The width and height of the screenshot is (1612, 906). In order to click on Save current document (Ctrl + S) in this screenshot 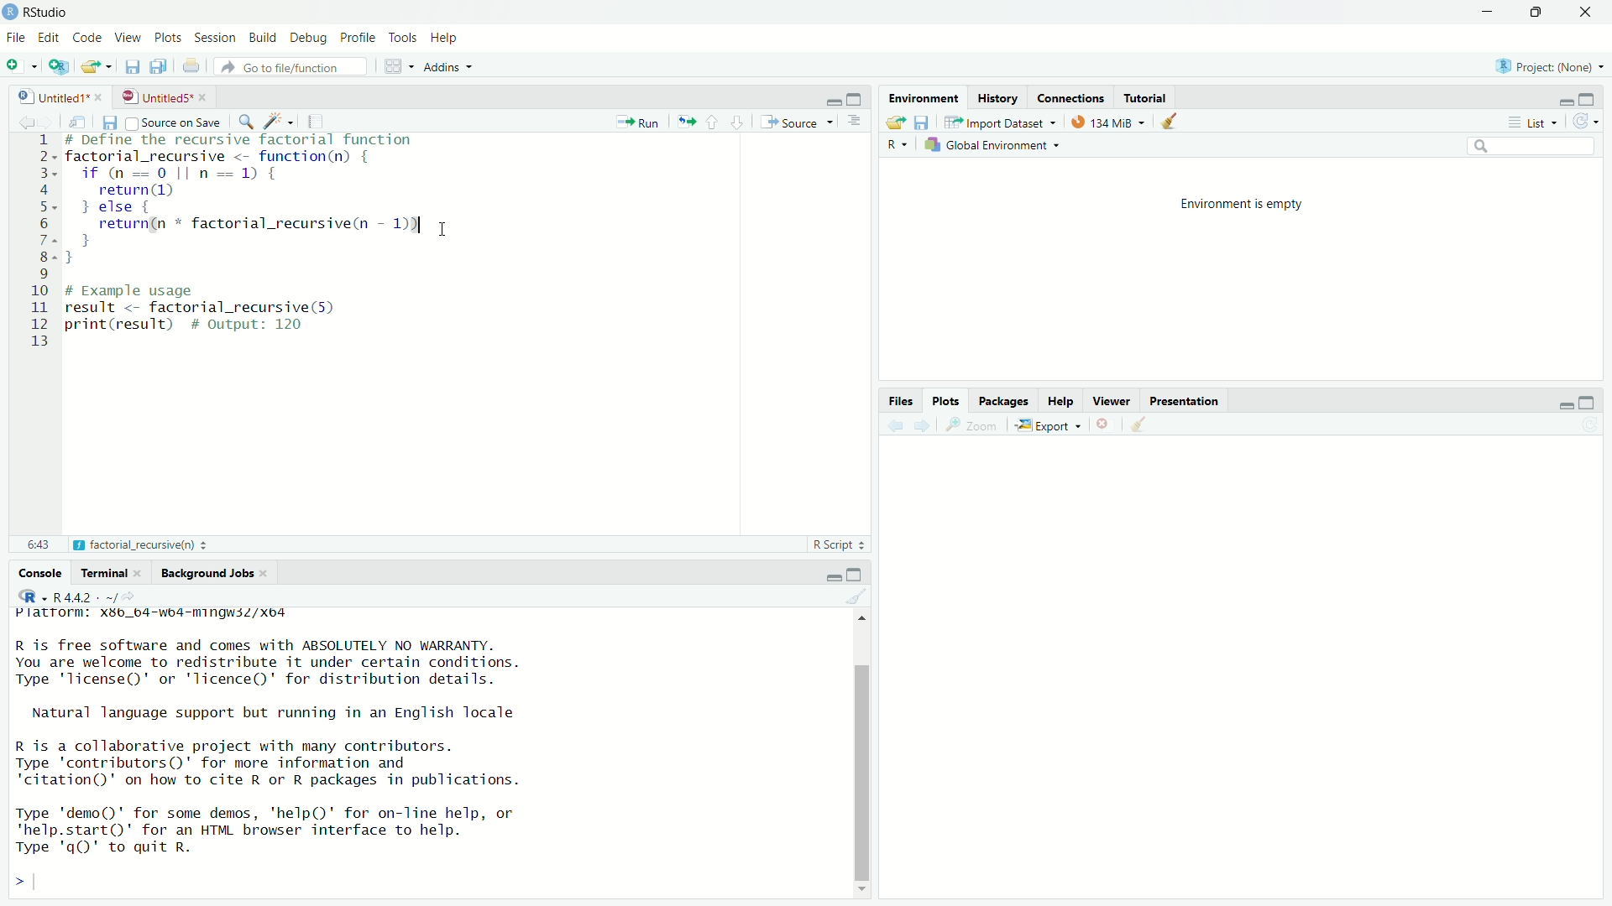, I will do `click(133, 67)`.